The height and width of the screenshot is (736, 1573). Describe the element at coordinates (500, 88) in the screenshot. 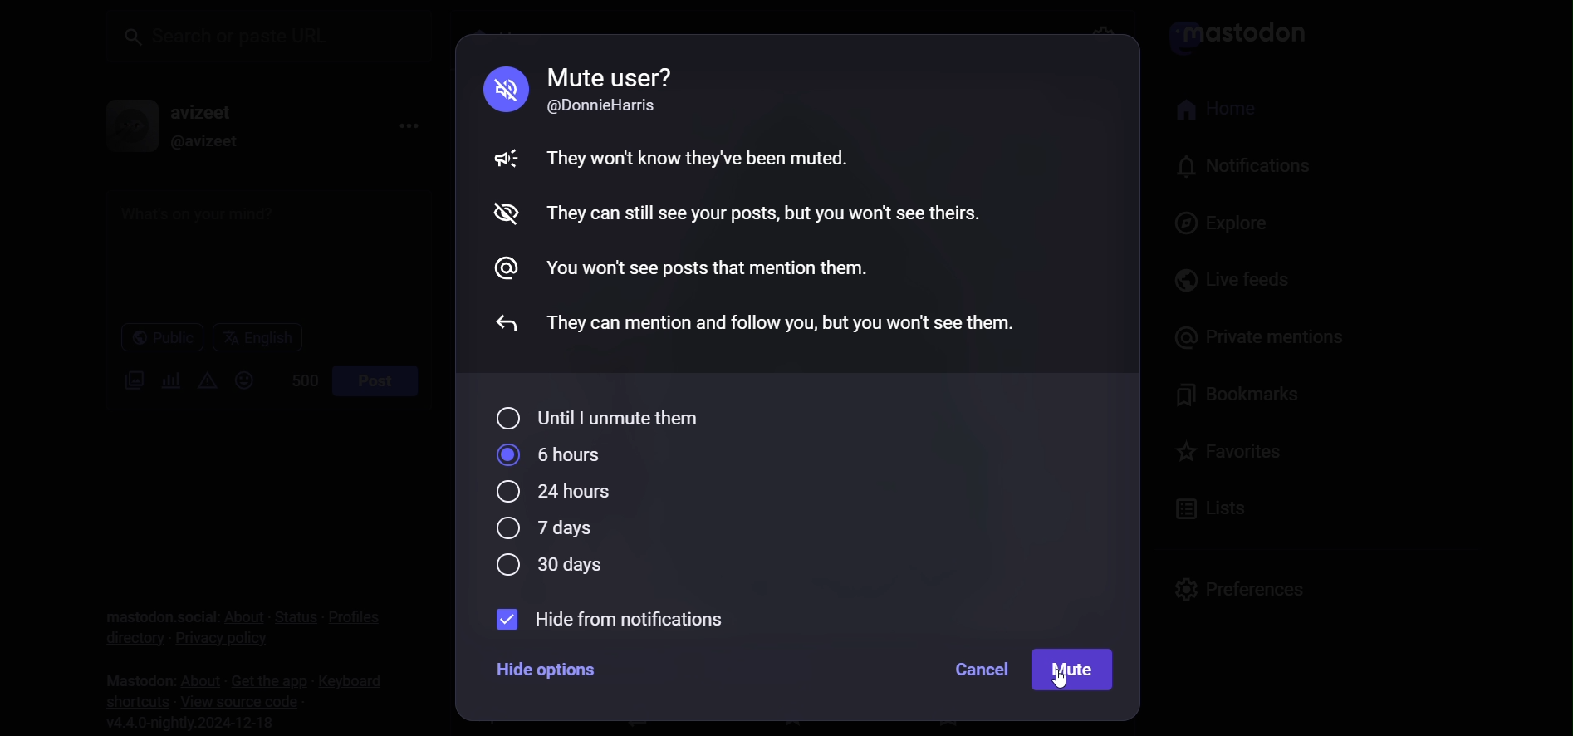

I see `mute` at that location.